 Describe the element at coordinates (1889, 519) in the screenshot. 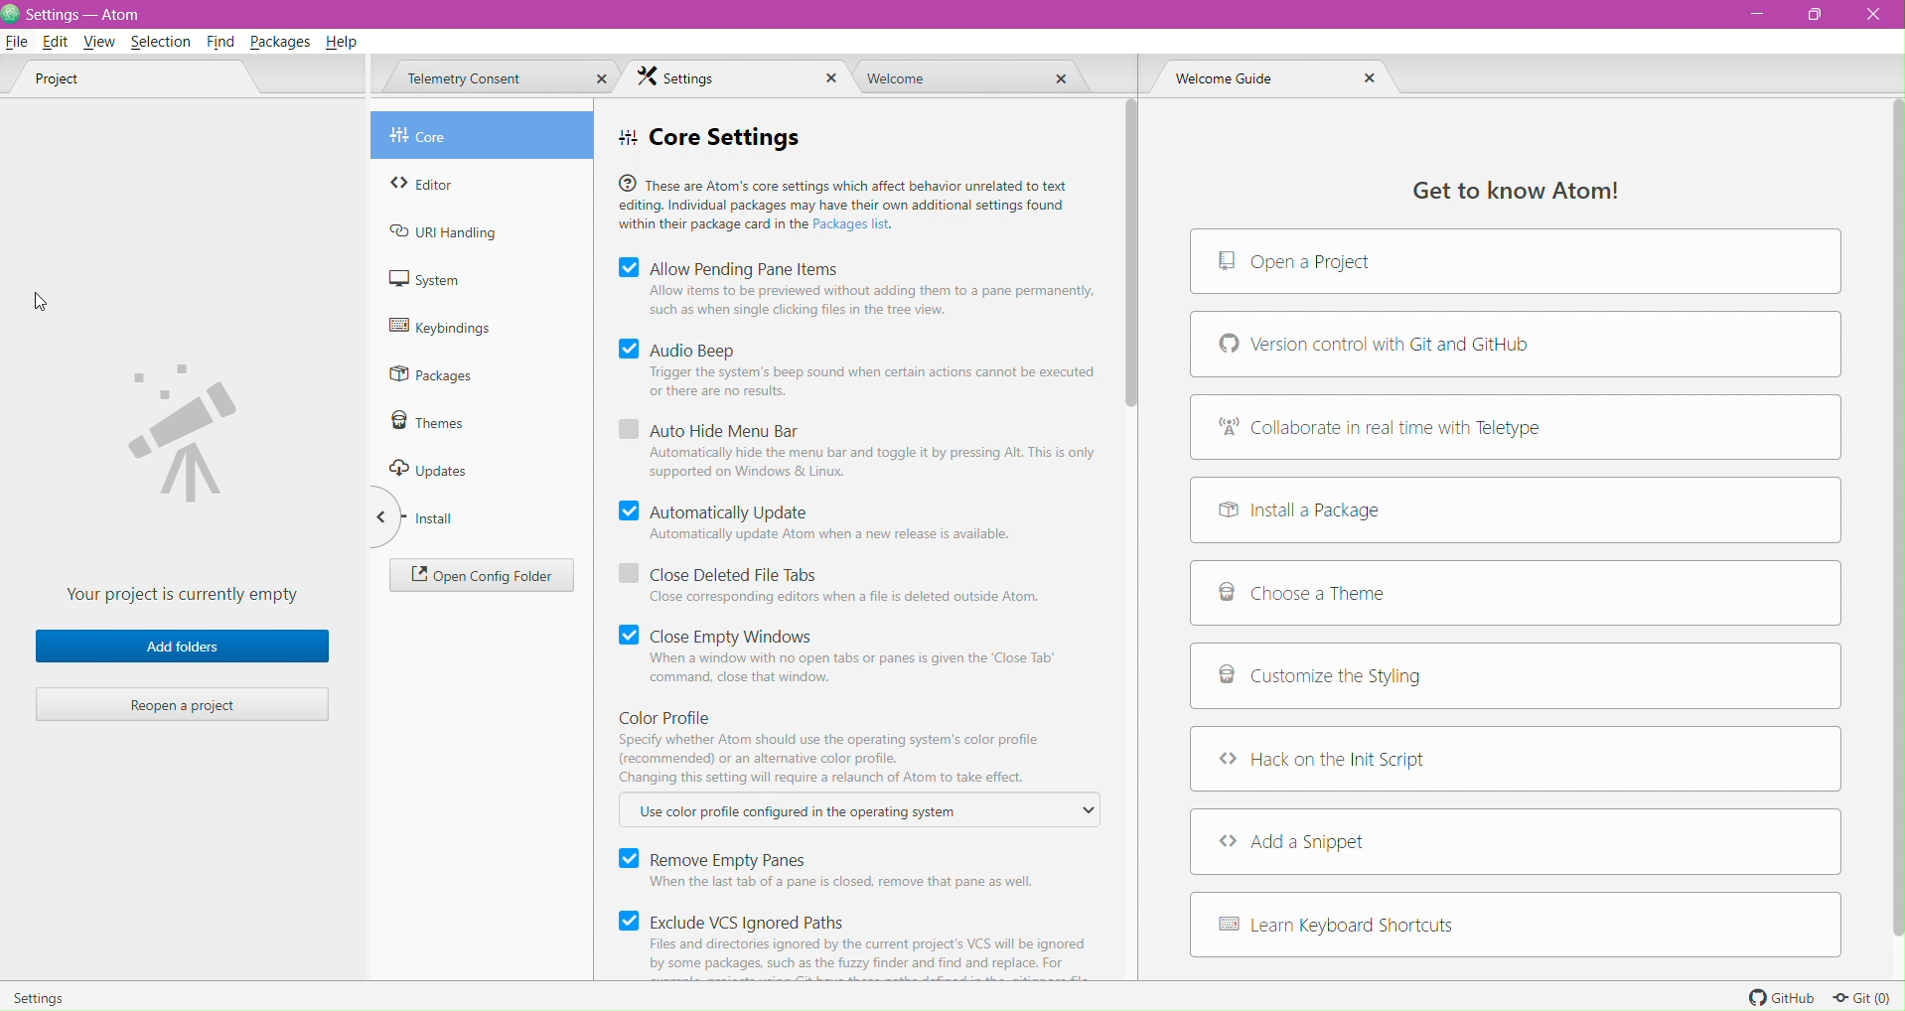

I see `Vertical Scroll bar` at that location.